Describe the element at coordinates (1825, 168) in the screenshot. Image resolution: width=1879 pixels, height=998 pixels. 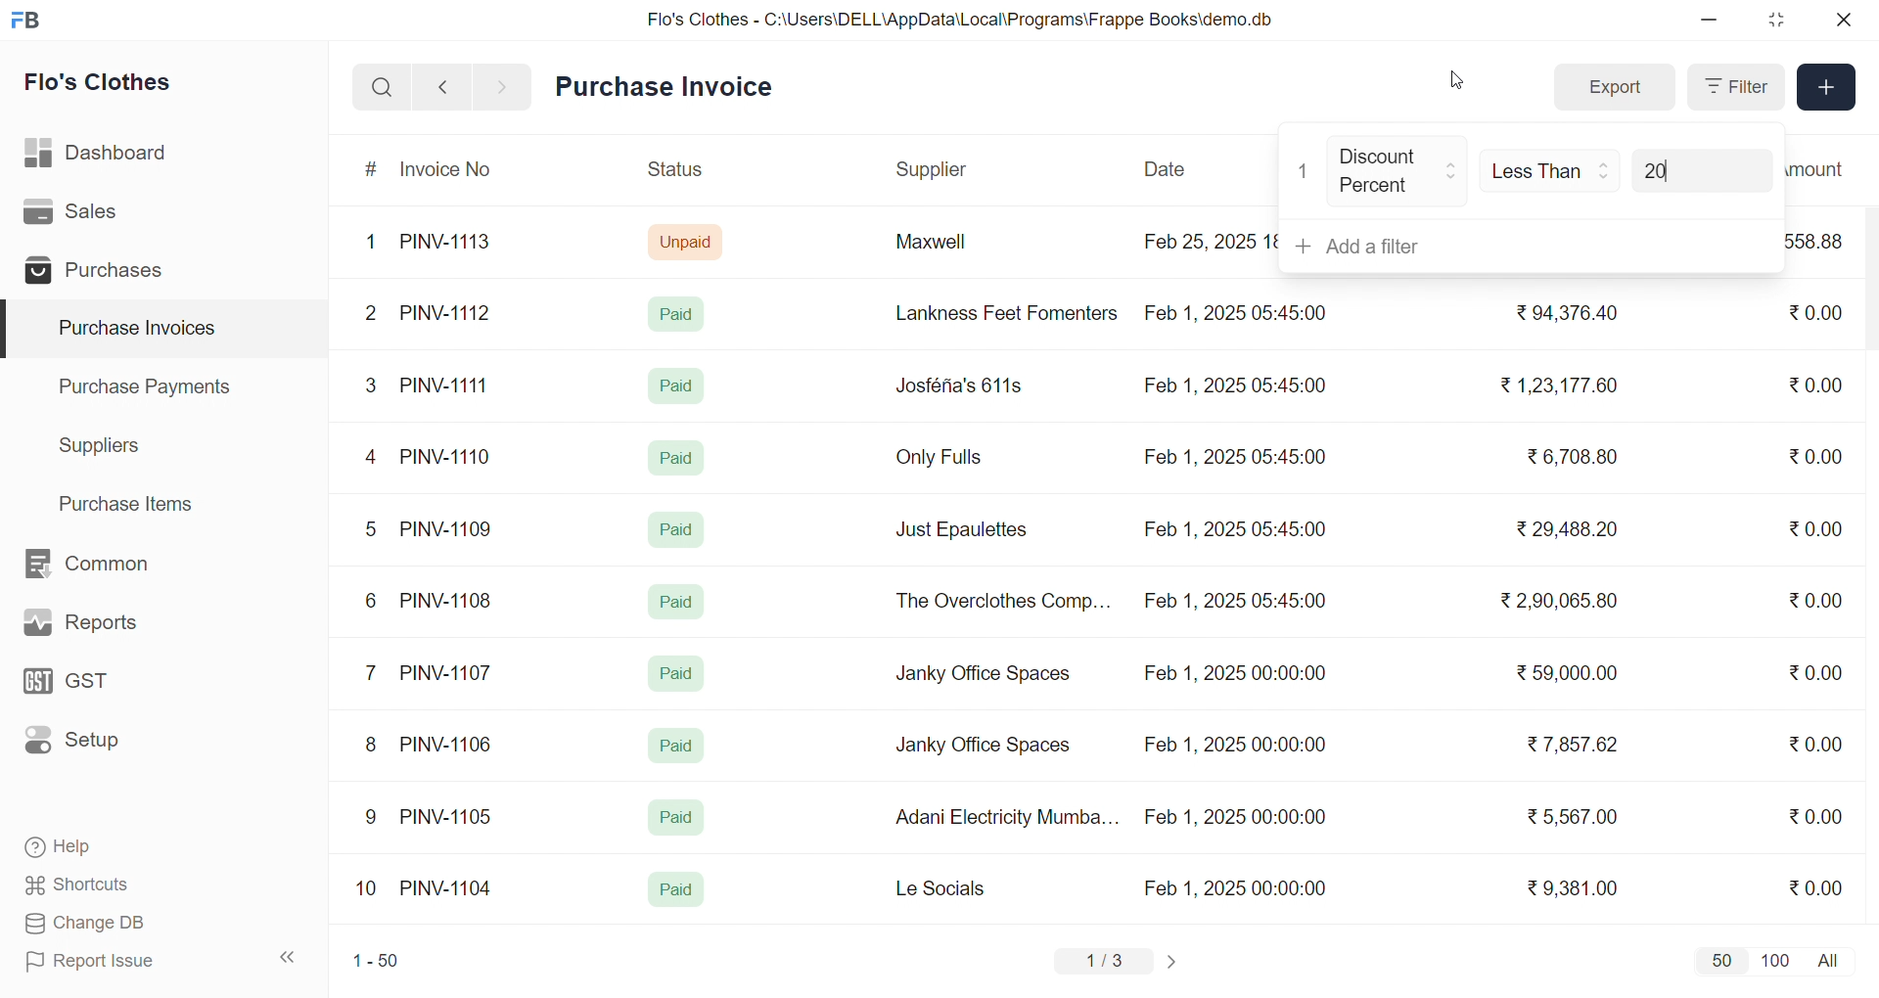
I see `Outstanding Amount` at that location.